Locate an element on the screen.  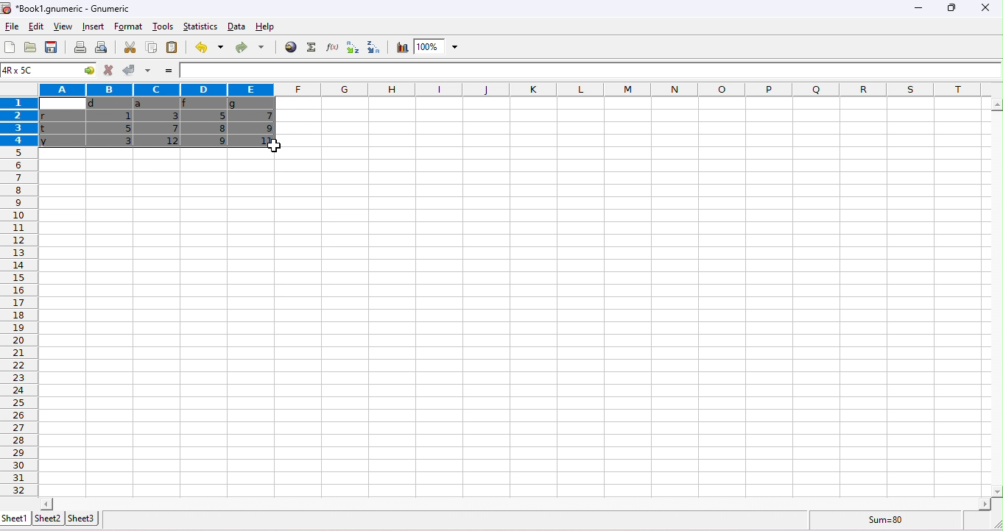
Book1.gnumeric - Gnumeric is located at coordinates (68, 8).